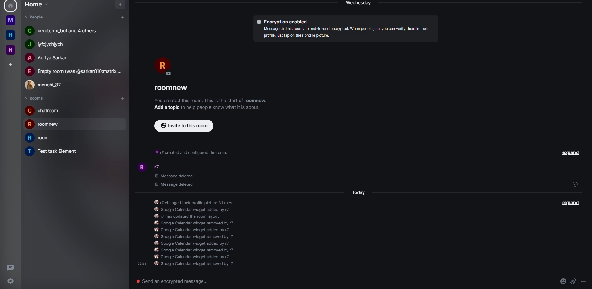 The width and height of the screenshot is (592, 289). I want to click on deleted, so click(175, 180).